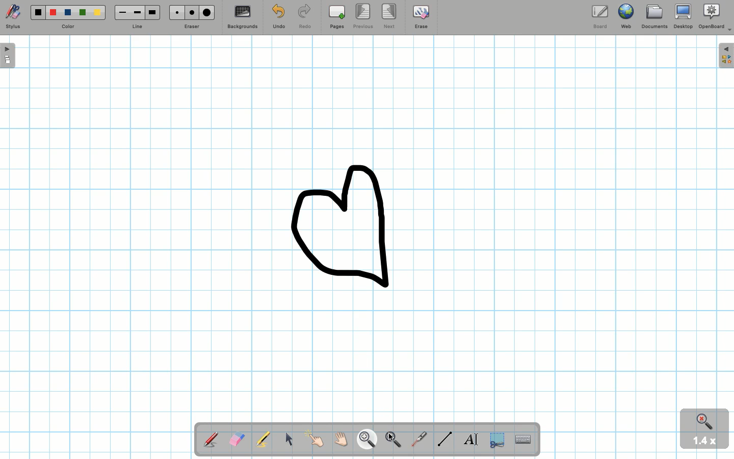 This screenshot has width=734, height=459. I want to click on Desktop, so click(683, 16).